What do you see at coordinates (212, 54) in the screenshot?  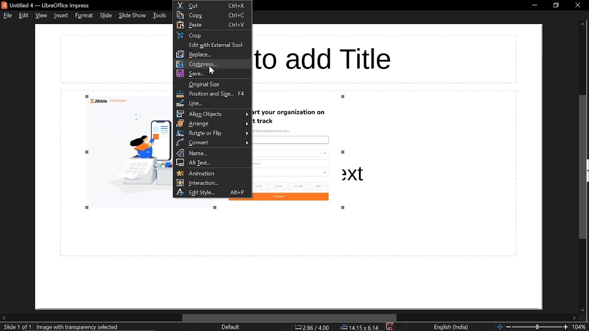 I see `replace` at bounding box center [212, 54].